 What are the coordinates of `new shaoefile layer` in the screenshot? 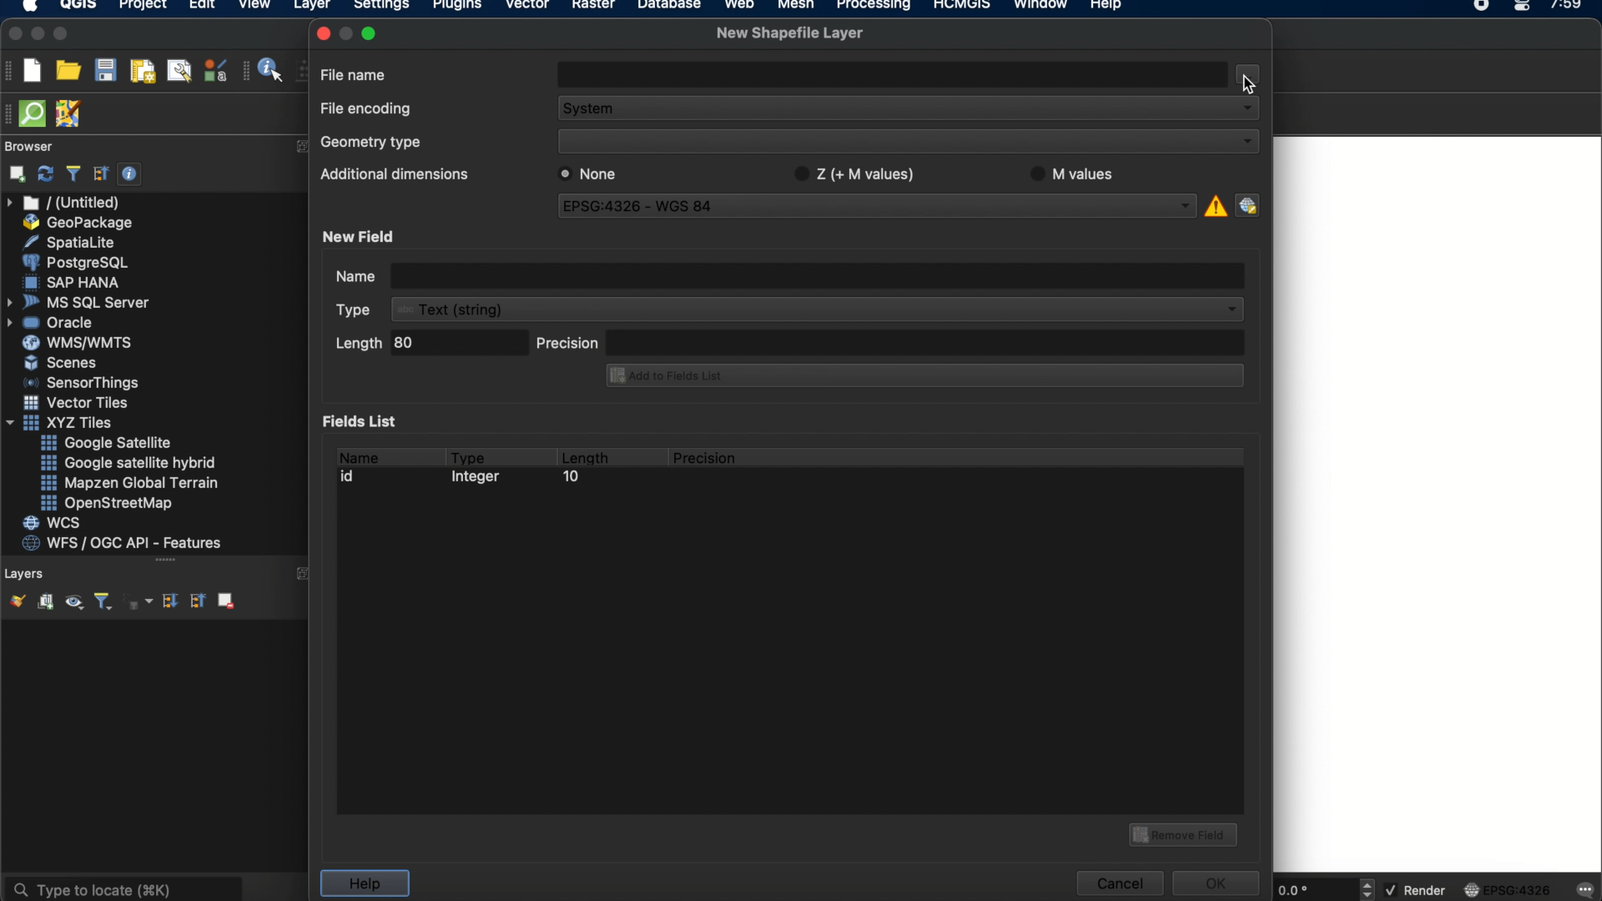 It's located at (790, 33).